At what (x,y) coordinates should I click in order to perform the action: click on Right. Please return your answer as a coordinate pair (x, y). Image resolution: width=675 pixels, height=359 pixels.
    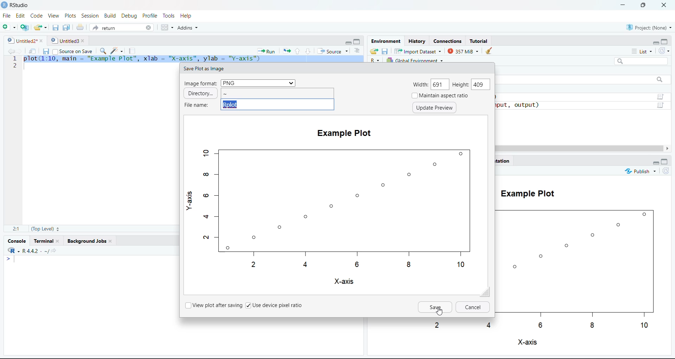
    Looking at the image, I should click on (668, 148).